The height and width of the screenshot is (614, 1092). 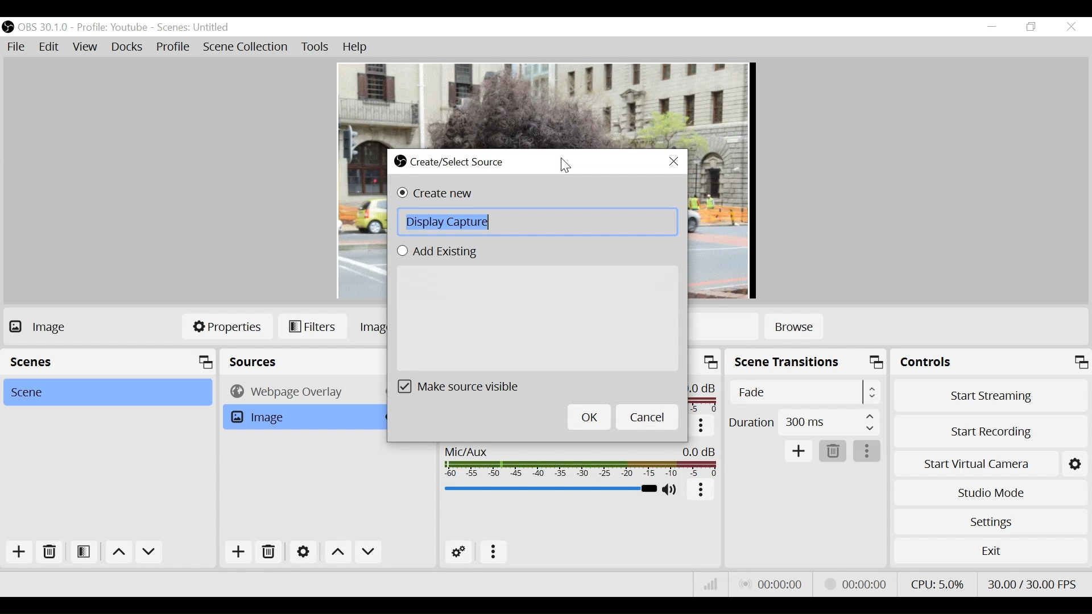 What do you see at coordinates (271, 551) in the screenshot?
I see `Delete` at bounding box center [271, 551].